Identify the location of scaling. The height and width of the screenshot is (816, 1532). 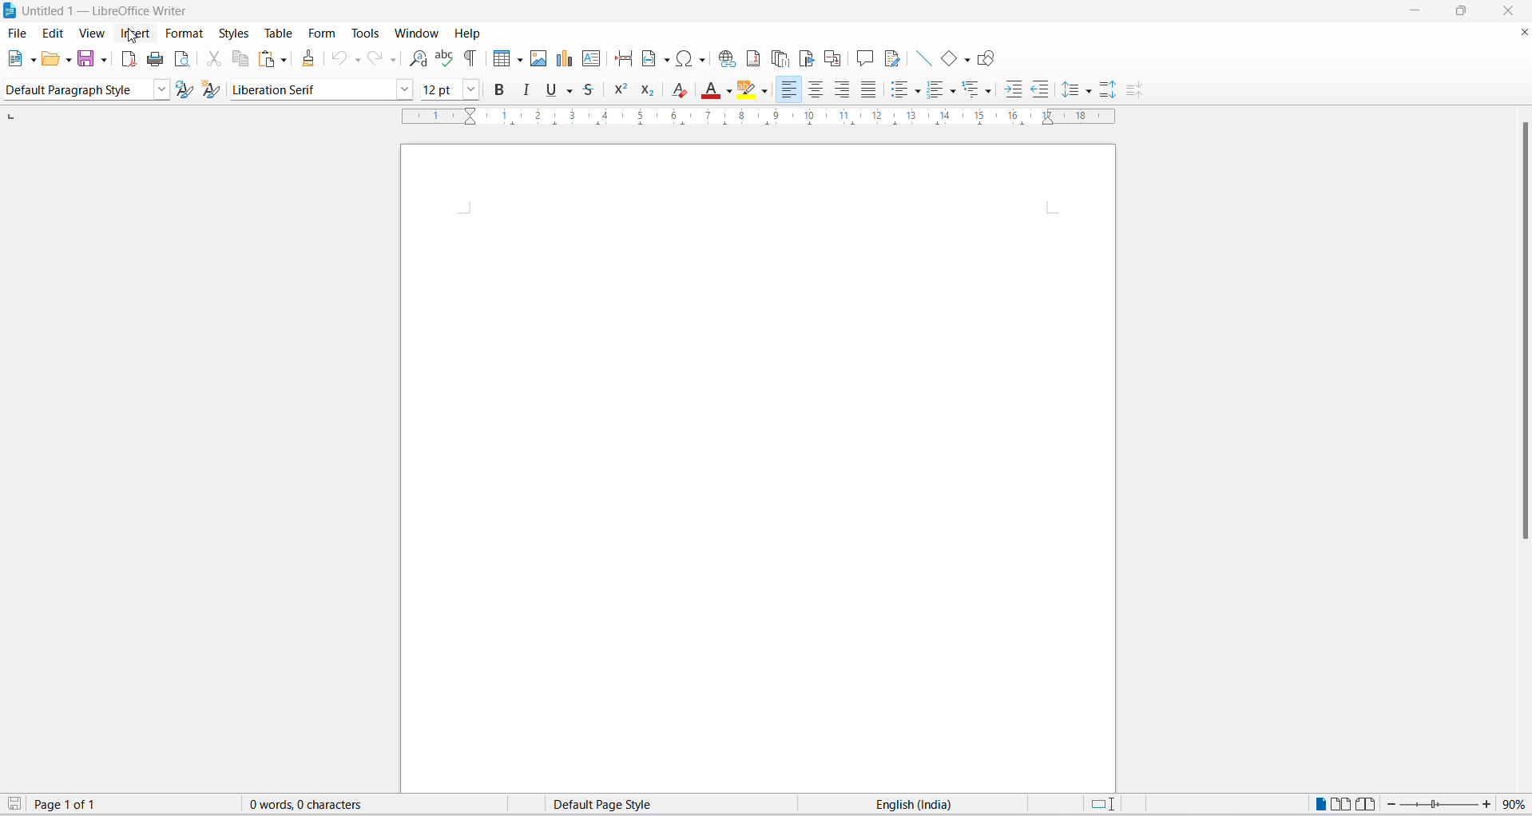
(767, 124).